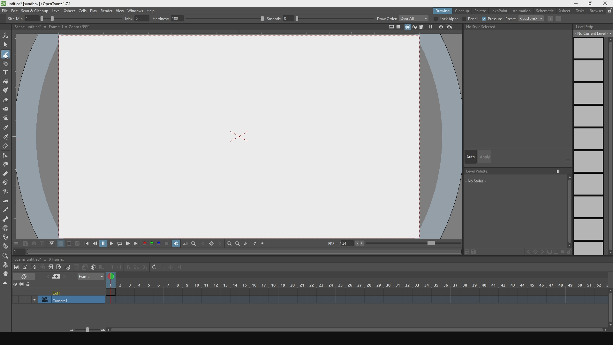 This screenshot has height=345, width=613. Describe the element at coordinates (6, 110) in the screenshot. I see `tape` at that location.